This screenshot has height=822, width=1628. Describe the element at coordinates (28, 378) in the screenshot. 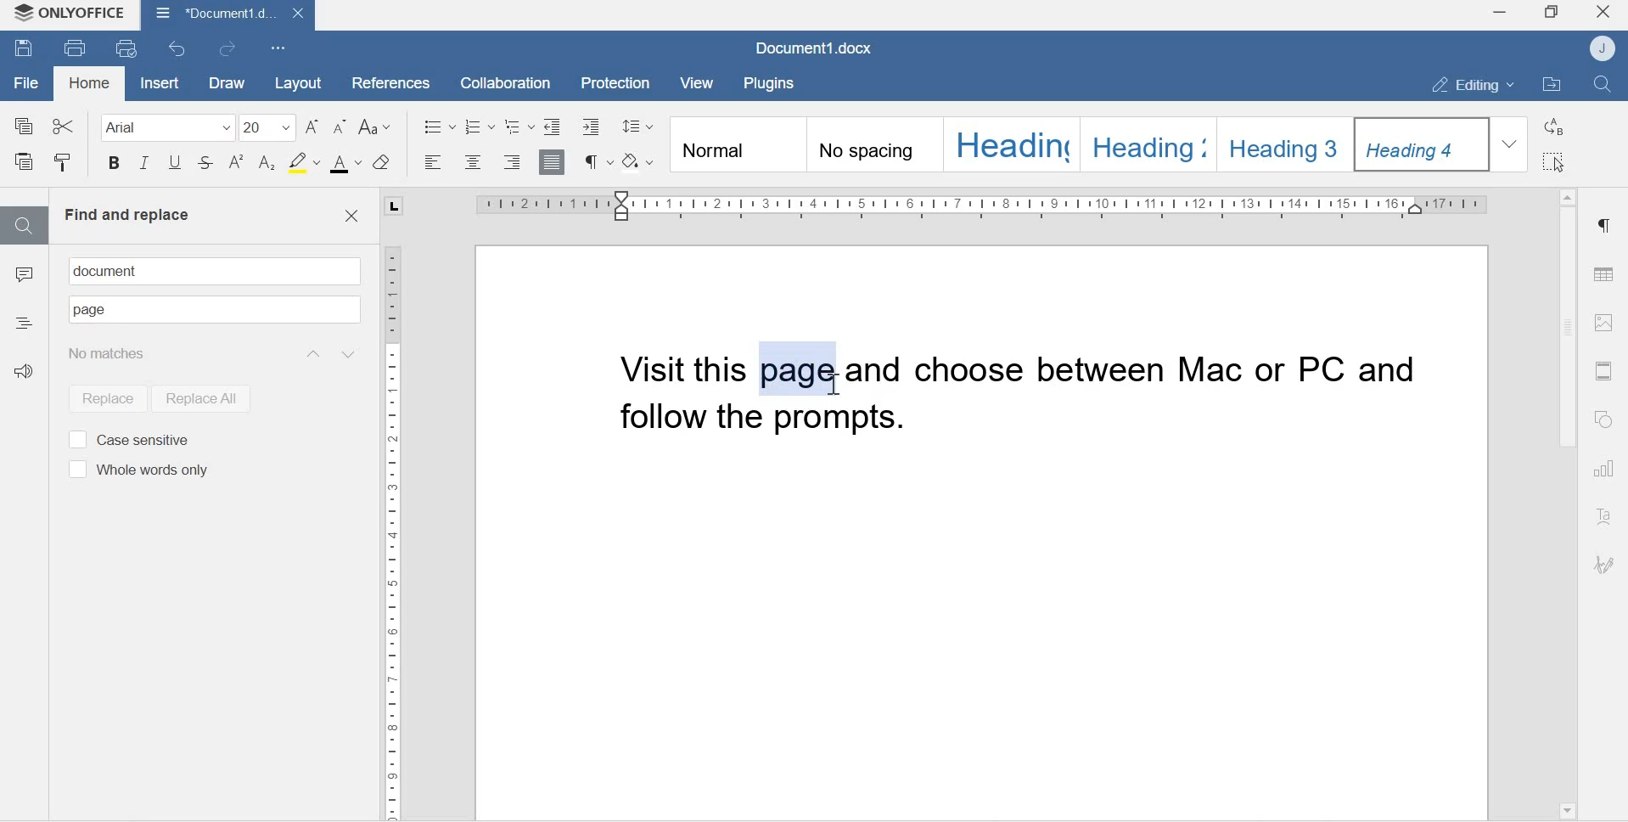

I see `Feedback & Support` at that location.